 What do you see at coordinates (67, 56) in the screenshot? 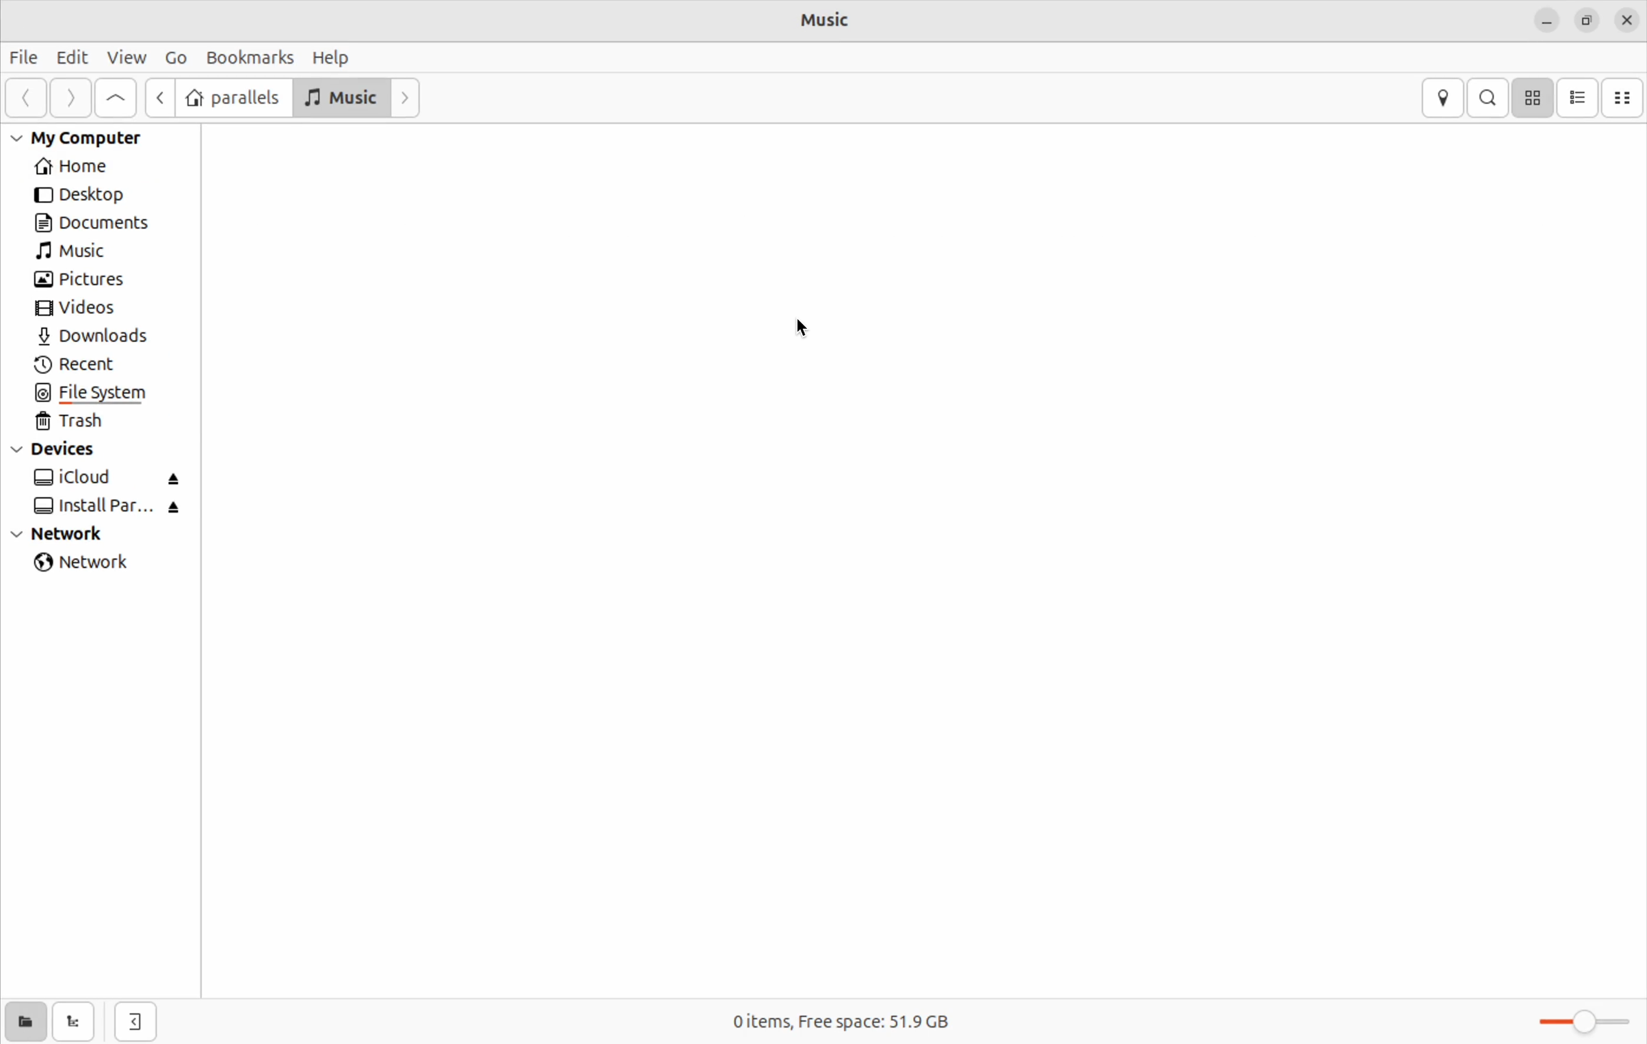
I see `Edit` at bounding box center [67, 56].